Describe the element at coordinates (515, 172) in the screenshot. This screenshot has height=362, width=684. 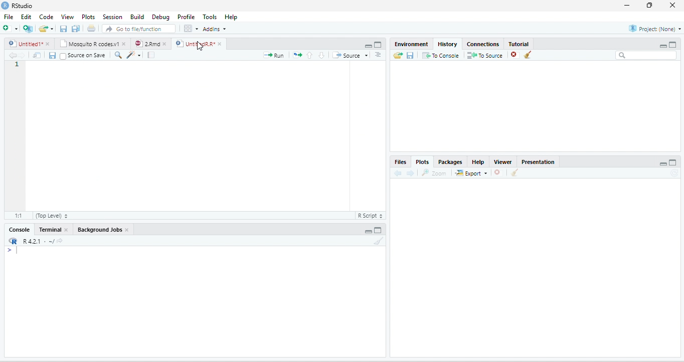
I see `Clear all plots` at that location.